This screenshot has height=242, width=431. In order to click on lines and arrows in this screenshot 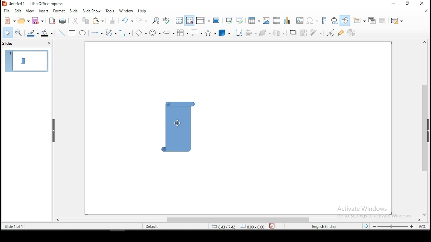, I will do `click(97, 32)`.